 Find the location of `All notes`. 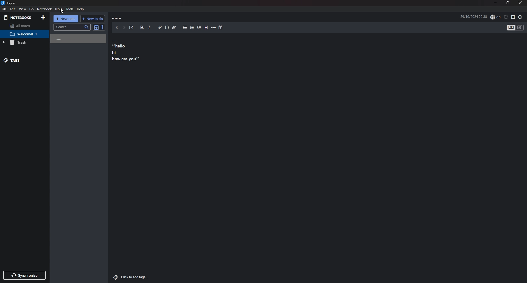

All notes is located at coordinates (22, 25).